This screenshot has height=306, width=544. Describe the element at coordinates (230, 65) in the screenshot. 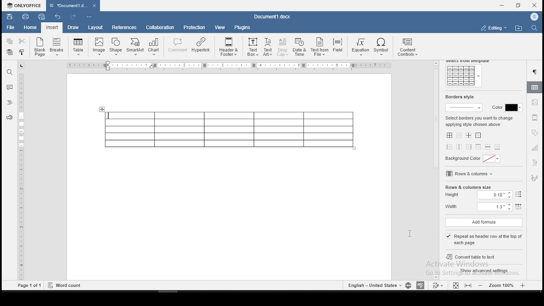

I see `Ruler` at that location.